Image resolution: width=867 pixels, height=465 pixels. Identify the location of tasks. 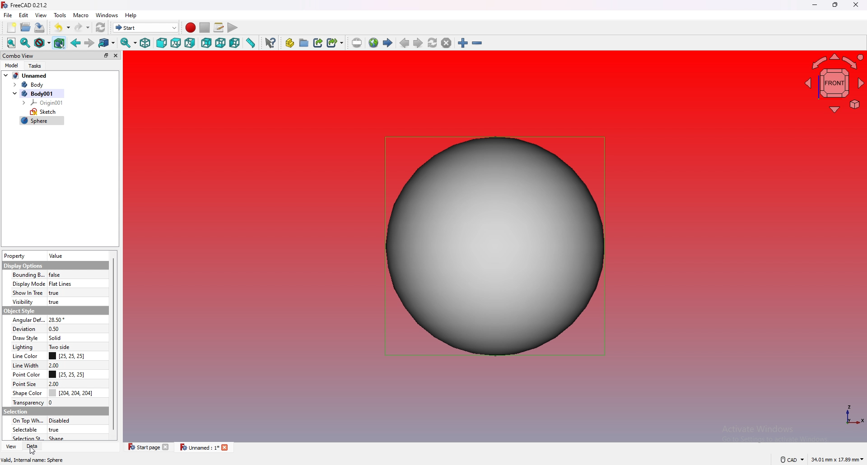
(36, 65).